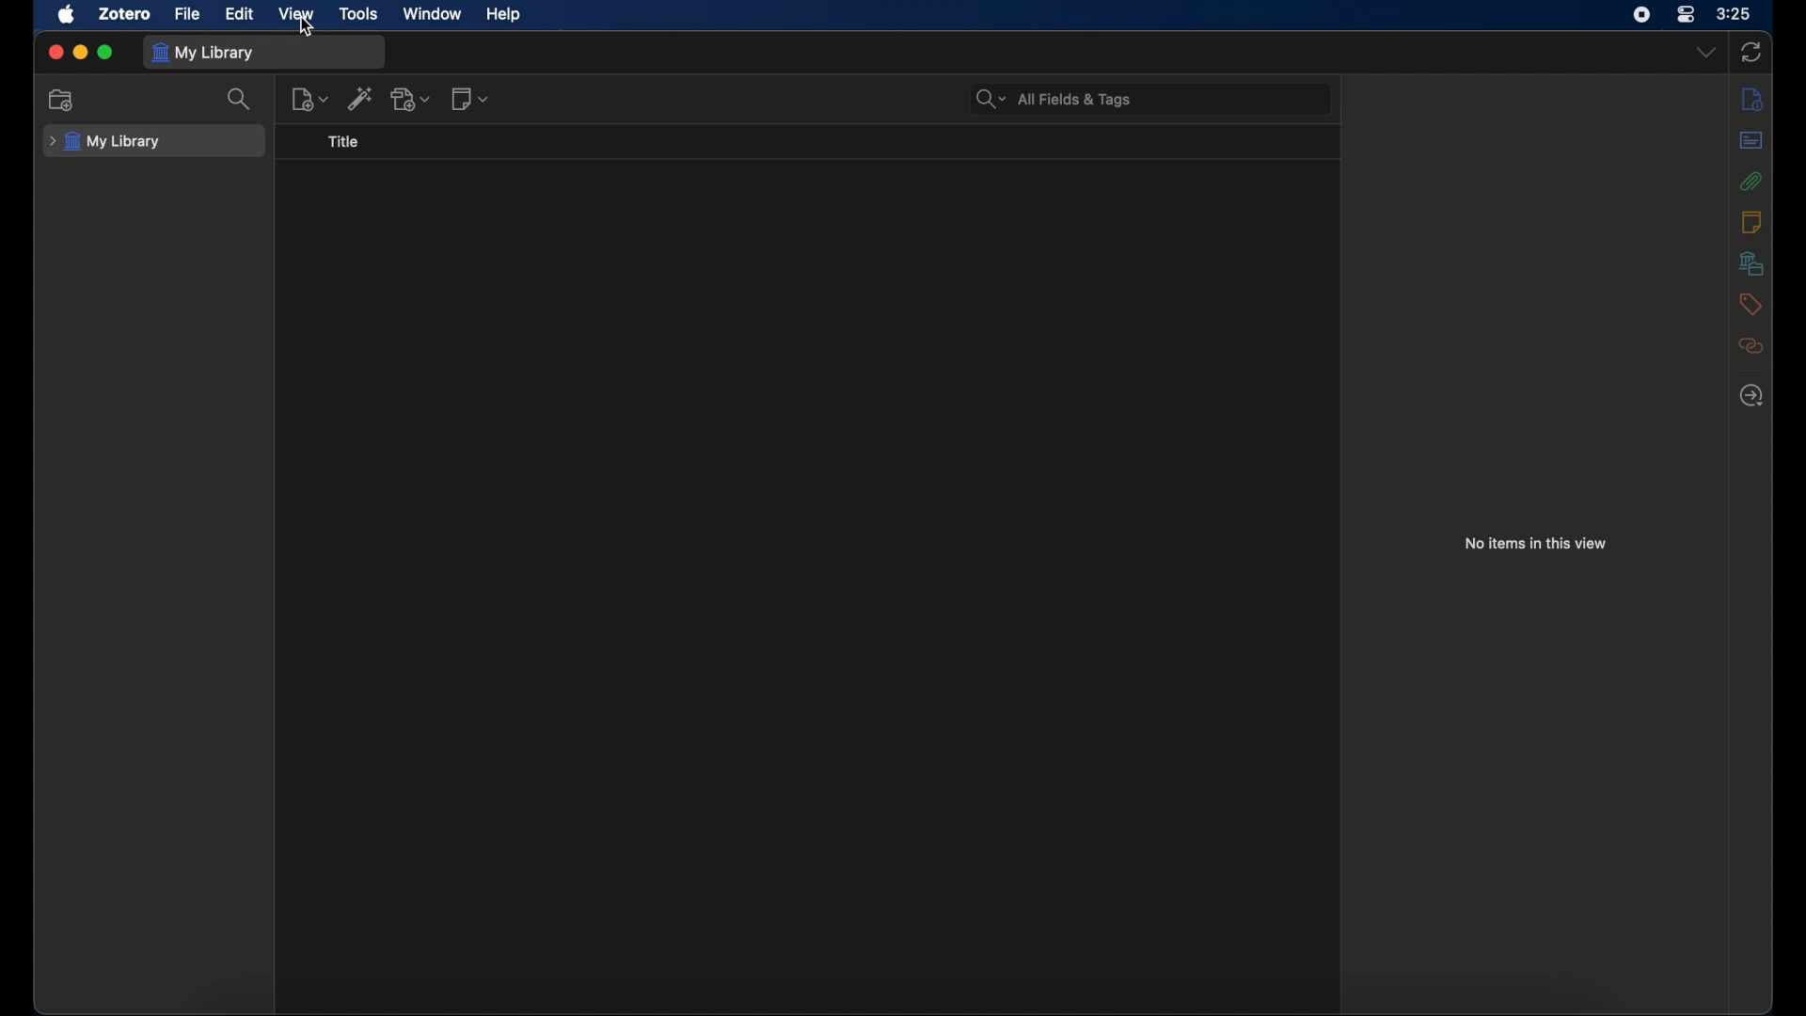 This screenshot has width=1806, height=1016. I want to click on add attachments, so click(412, 98).